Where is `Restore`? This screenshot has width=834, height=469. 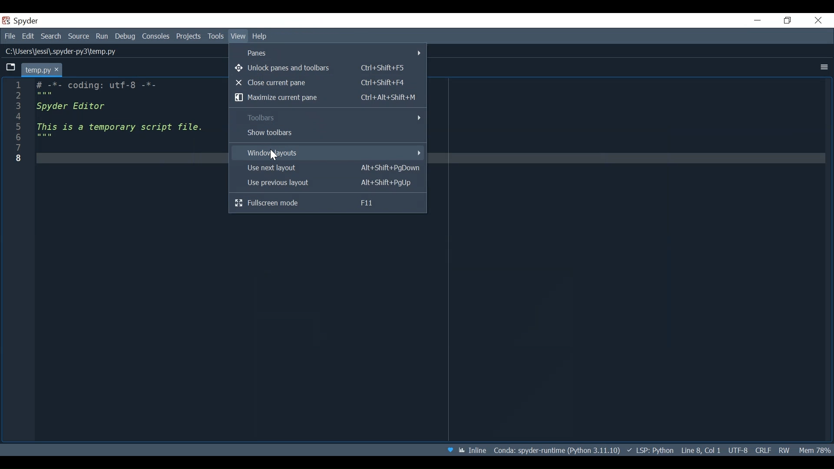 Restore is located at coordinates (786, 20).